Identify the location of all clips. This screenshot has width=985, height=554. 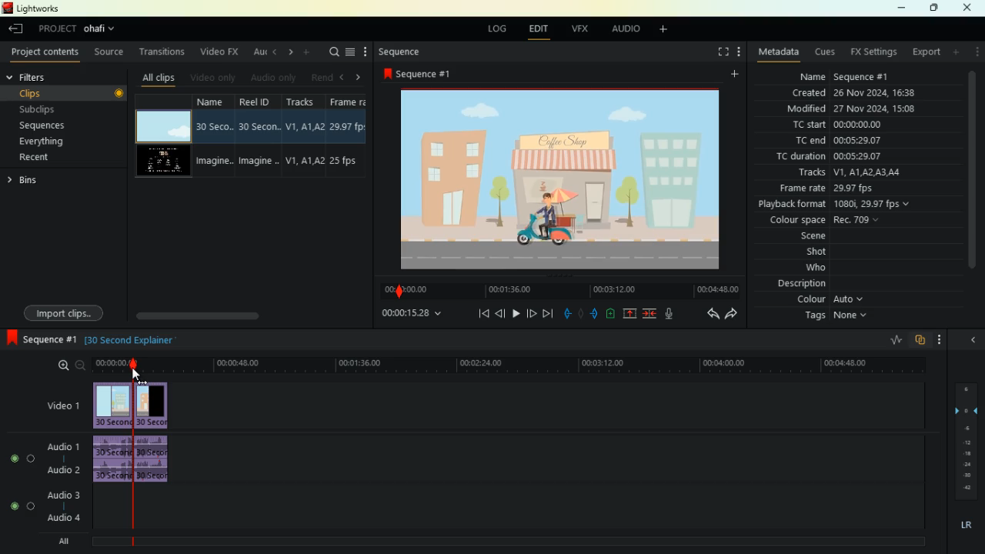
(160, 78).